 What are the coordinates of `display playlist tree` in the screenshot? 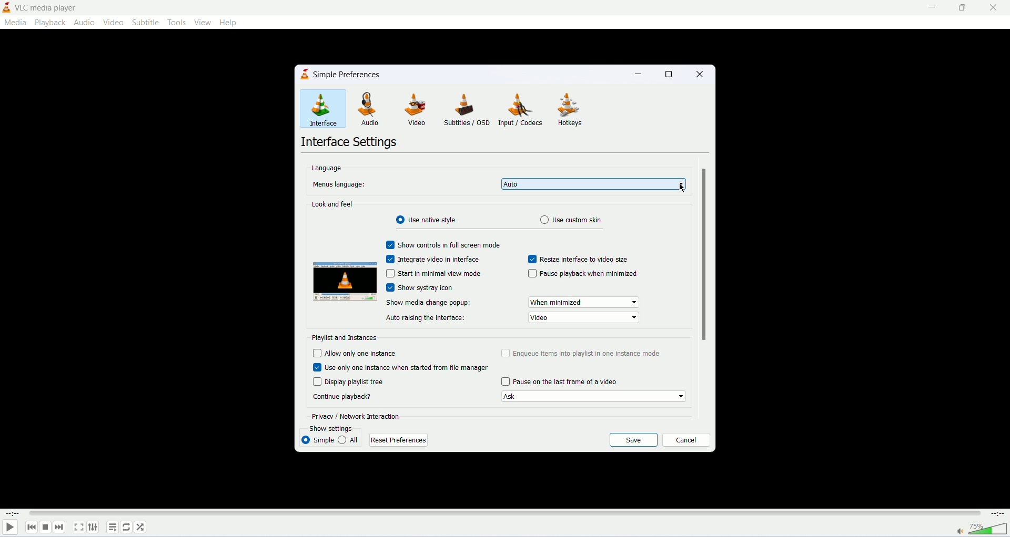 It's located at (349, 381).